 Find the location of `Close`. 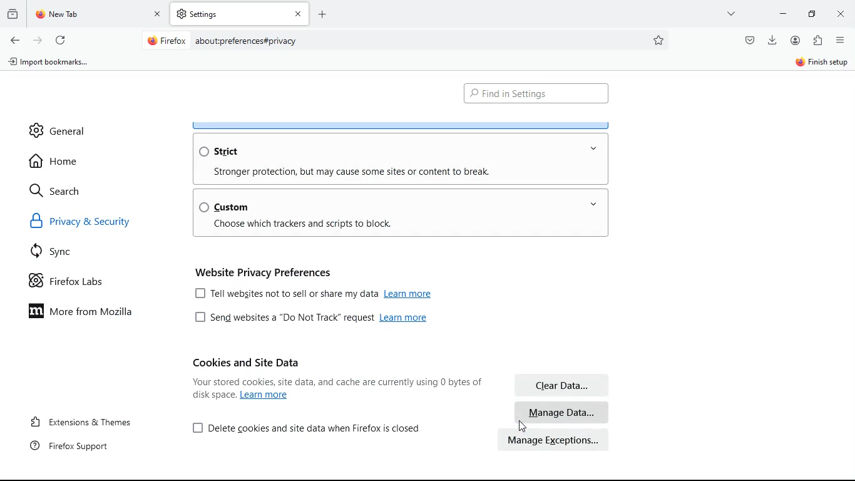

Close is located at coordinates (841, 13).